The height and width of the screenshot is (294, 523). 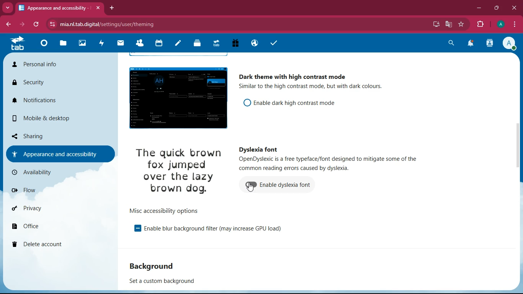 I want to click on description, so click(x=328, y=165).